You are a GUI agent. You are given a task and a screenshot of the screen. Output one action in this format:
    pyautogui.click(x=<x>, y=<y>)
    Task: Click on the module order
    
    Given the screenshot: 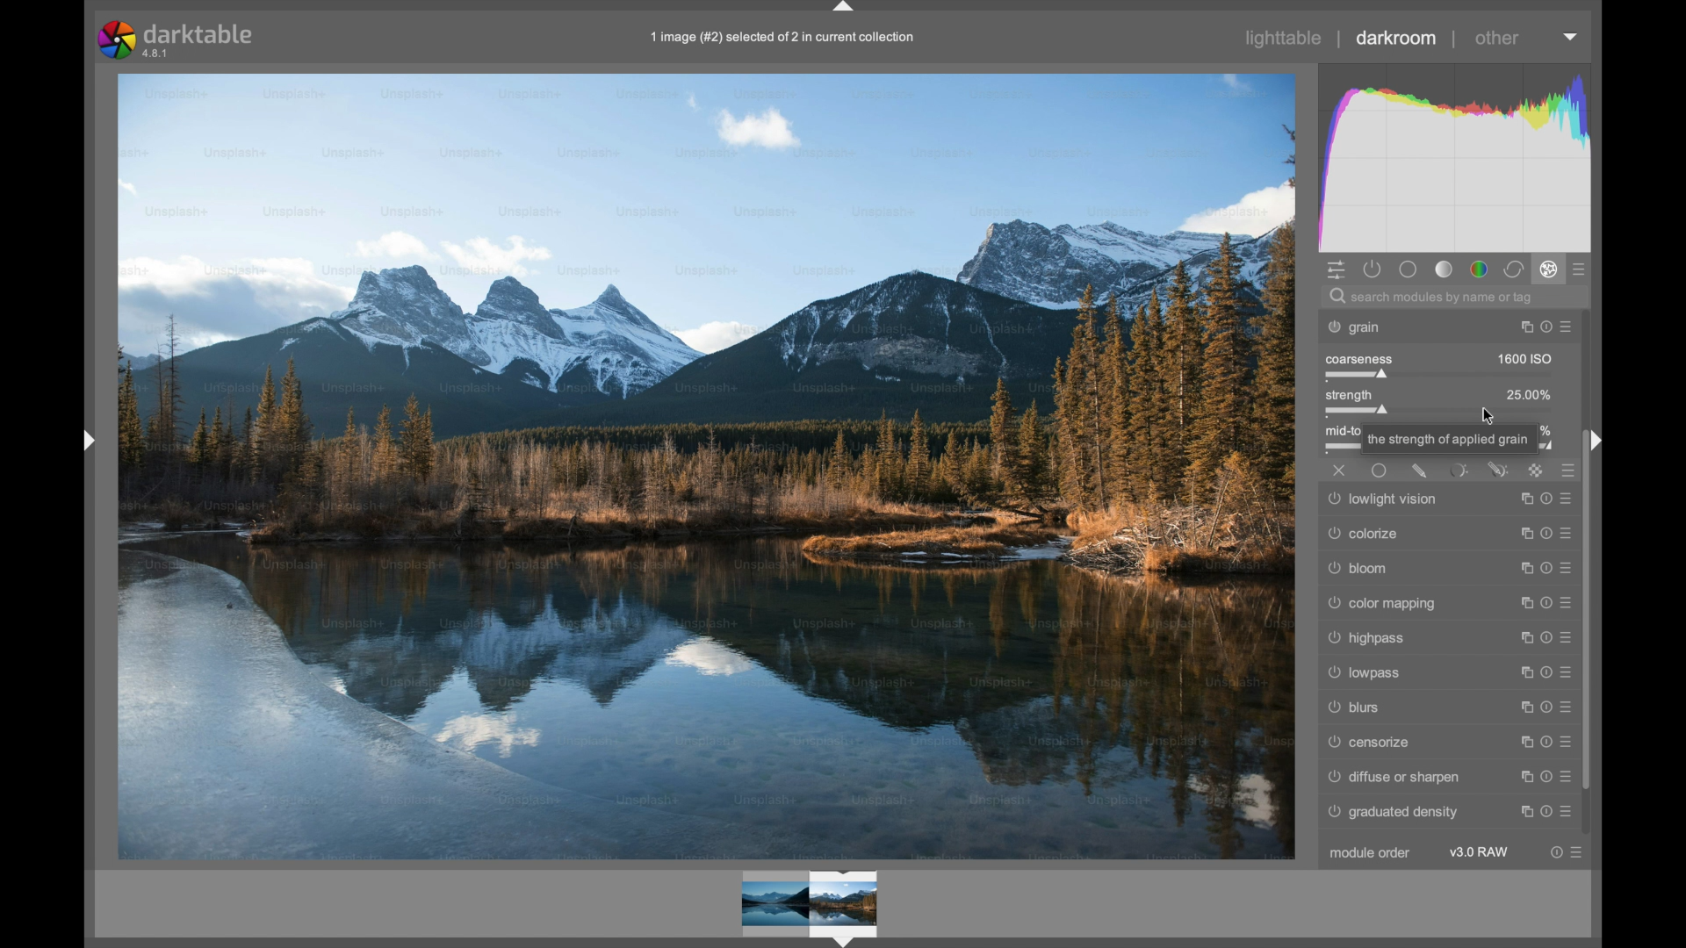 What is the action you would take?
    pyautogui.click(x=1369, y=854)
    